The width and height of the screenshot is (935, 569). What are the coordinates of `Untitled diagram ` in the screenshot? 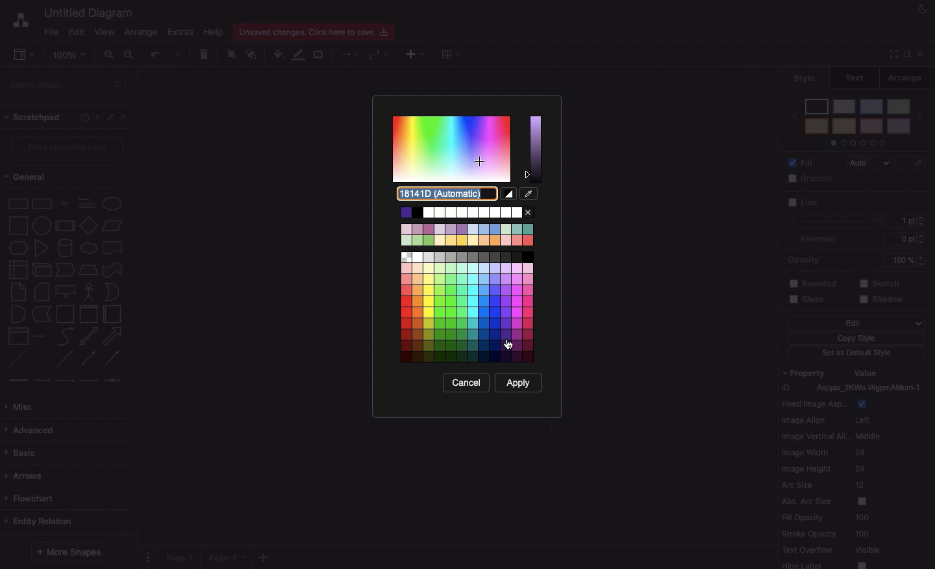 It's located at (90, 11).